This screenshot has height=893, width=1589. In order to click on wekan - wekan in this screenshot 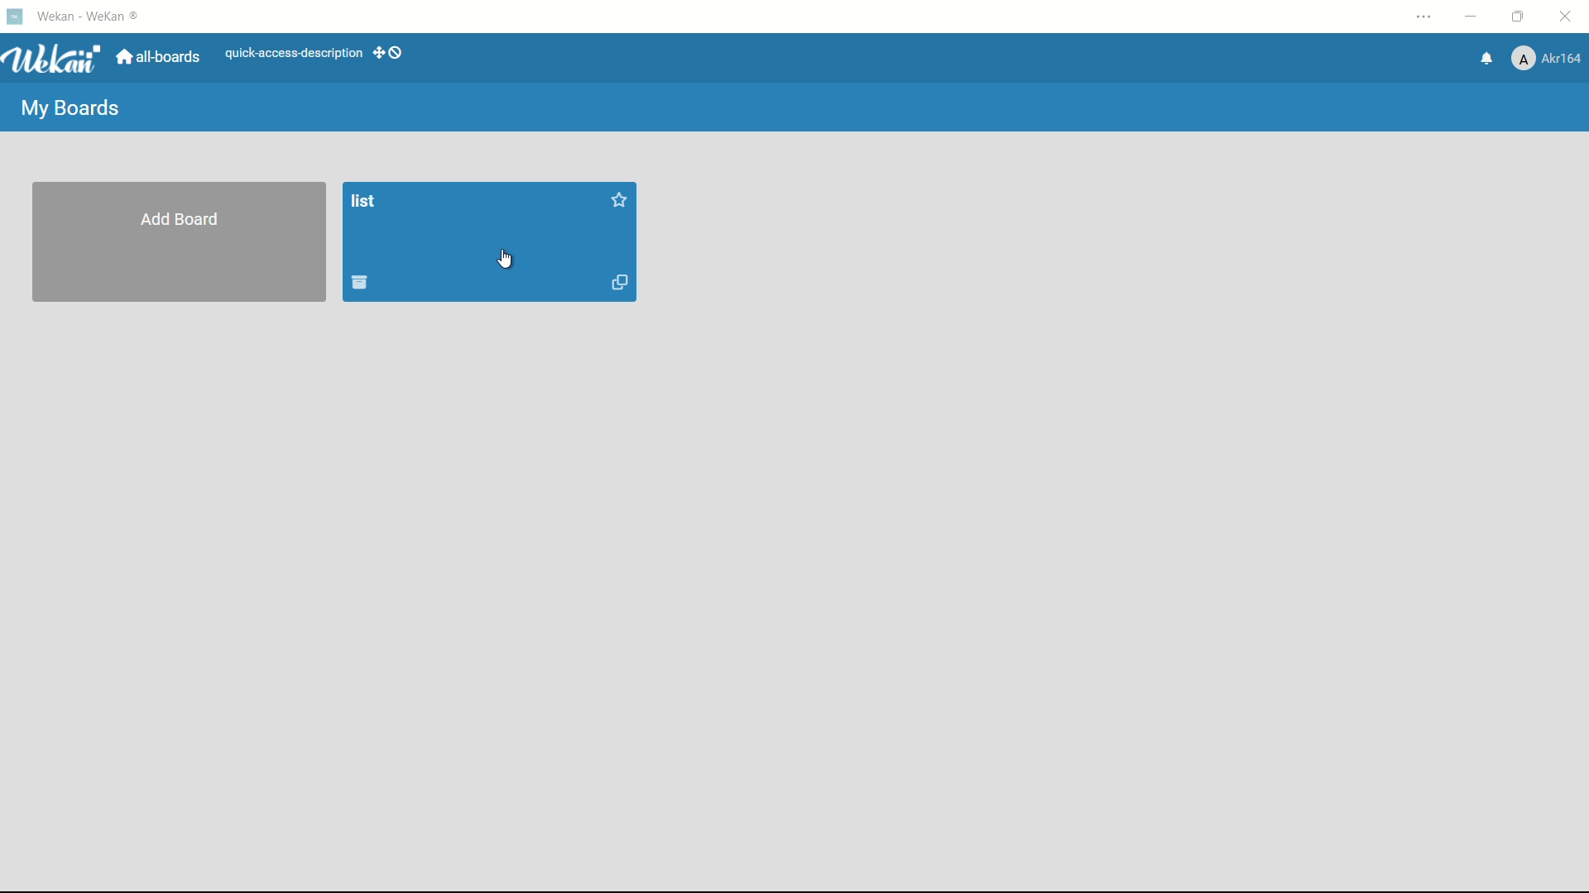, I will do `click(92, 17)`.